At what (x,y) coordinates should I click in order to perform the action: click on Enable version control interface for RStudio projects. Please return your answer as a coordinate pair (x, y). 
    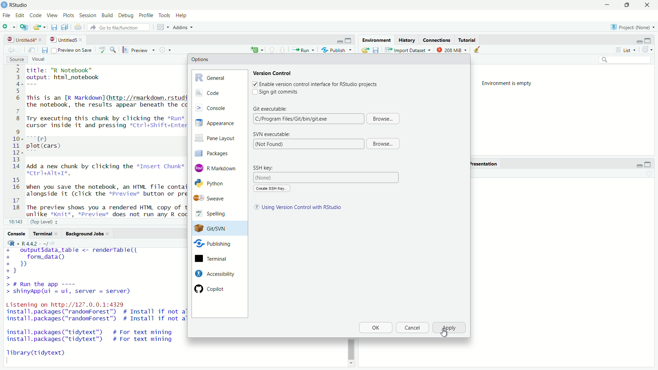
    Looking at the image, I should click on (319, 85).